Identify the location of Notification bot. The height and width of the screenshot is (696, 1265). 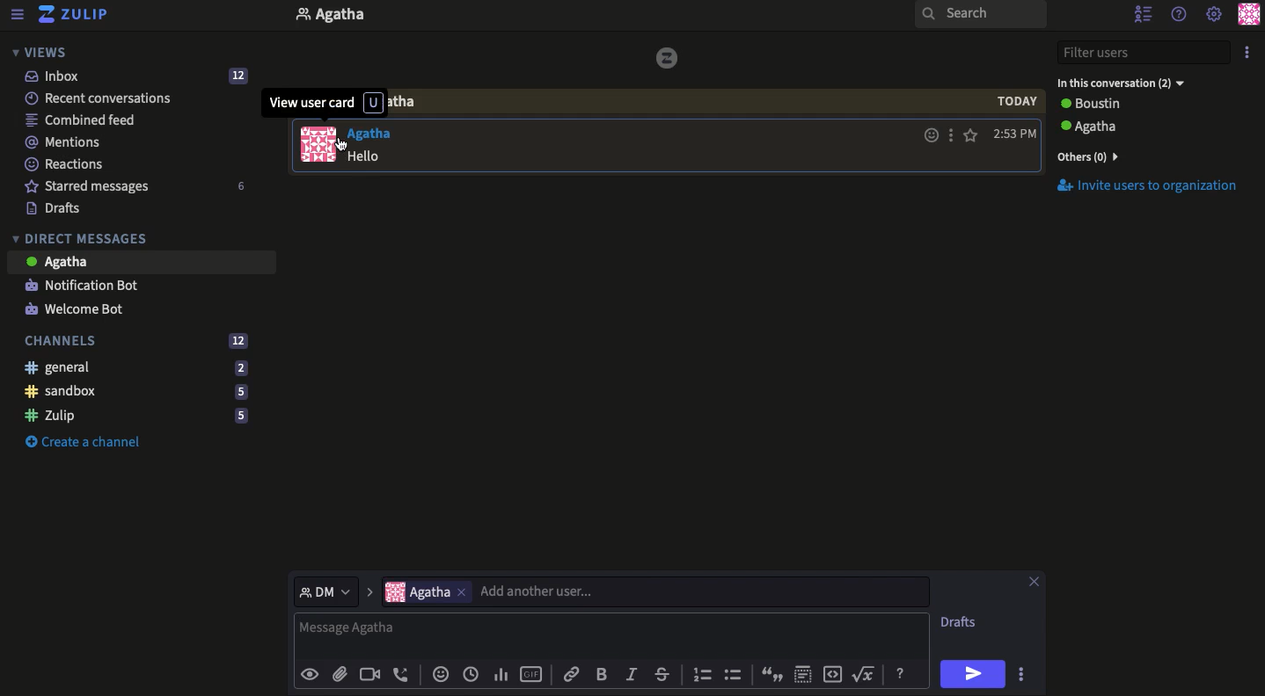
(86, 285).